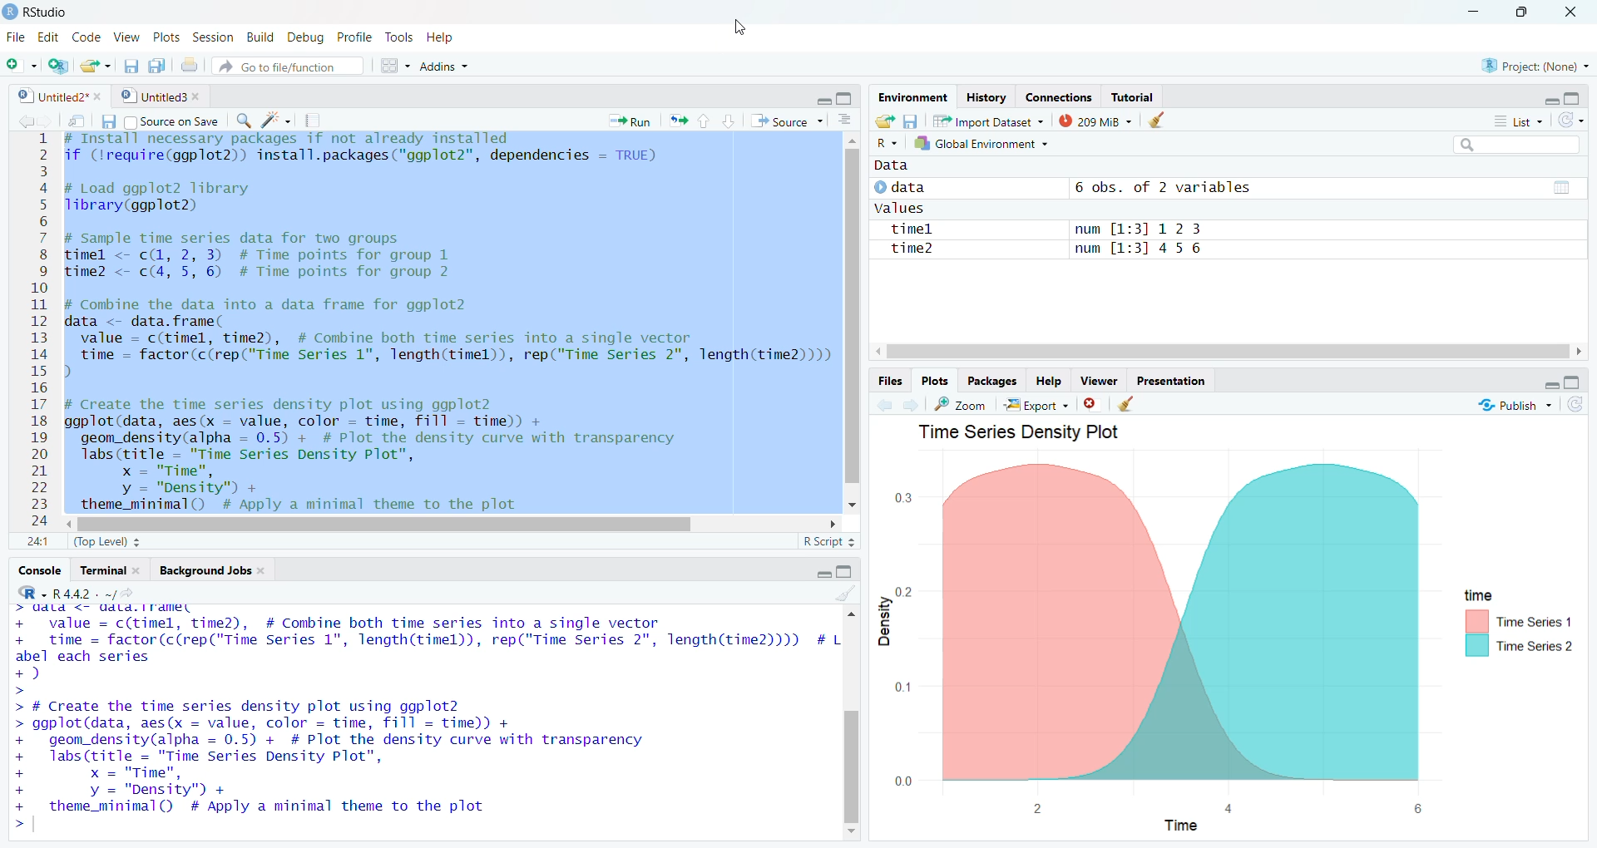  What do you see at coordinates (156, 67) in the screenshot?
I see `Save all open documents` at bounding box center [156, 67].